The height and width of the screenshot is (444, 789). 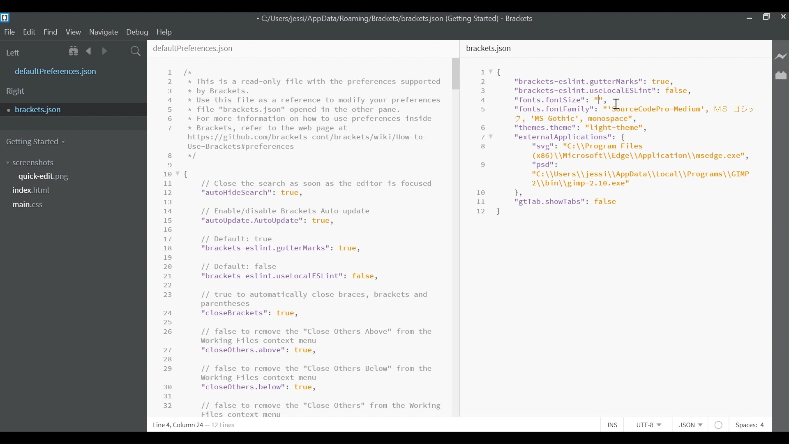 What do you see at coordinates (90, 51) in the screenshot?
I see `Navigate Back` at bounding box center [90, 51].